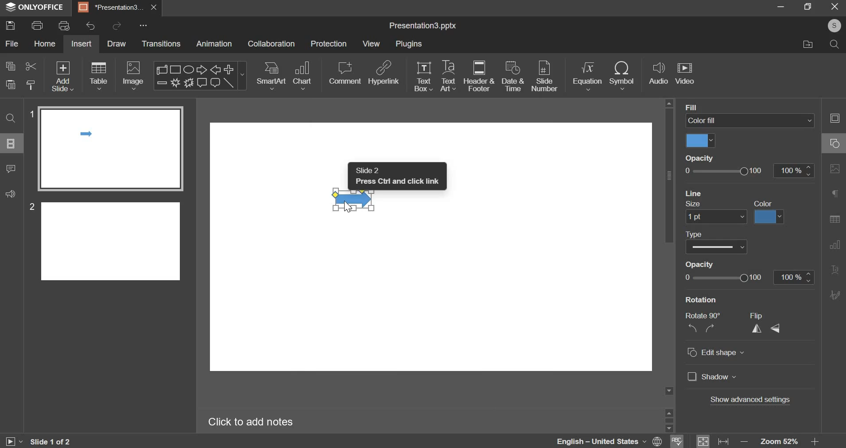 This screenshot has height=448, width=846. I want to click on Opacity, so click(699, 158).